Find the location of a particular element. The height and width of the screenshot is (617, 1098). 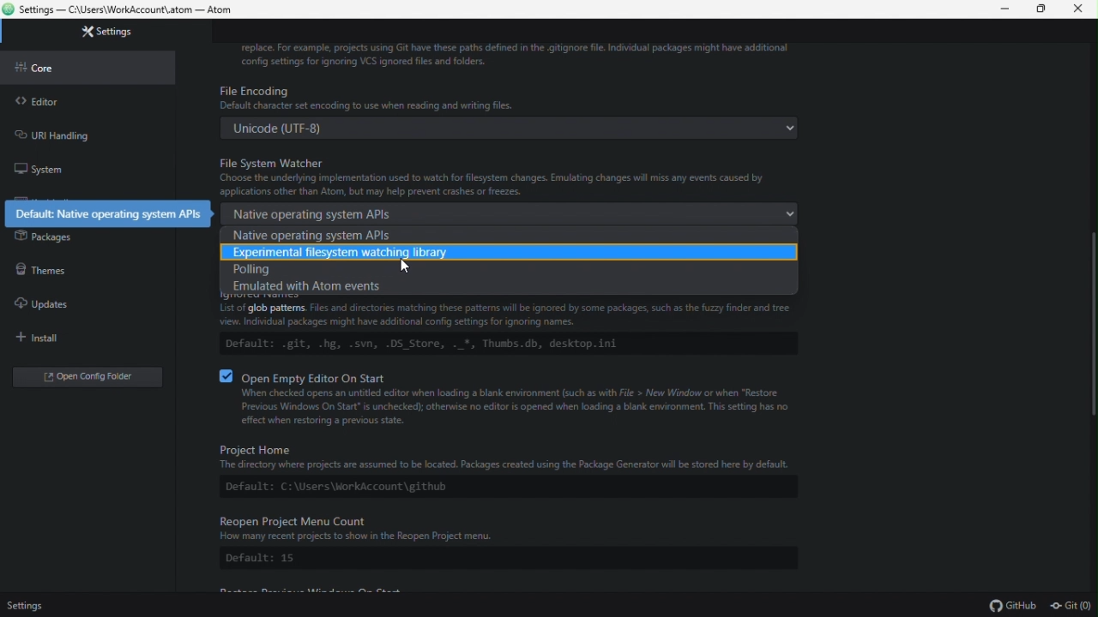

Native operating system API is located at coordinates (514, 213).